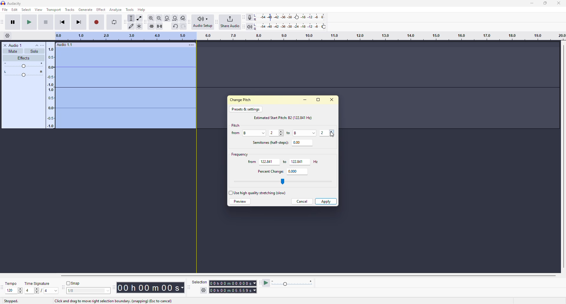  What do you see at coordinates (150, 18) in the screenshot?
I see `zoom in` at bounding box center [150, 18].